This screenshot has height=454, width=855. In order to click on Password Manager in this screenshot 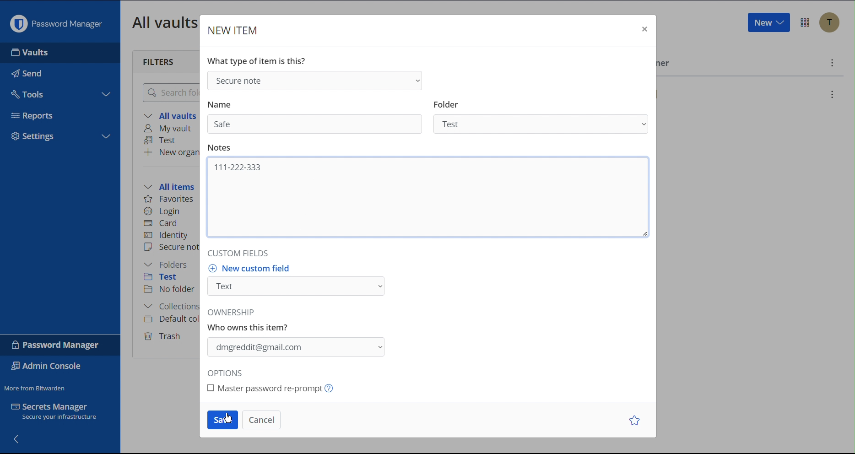, I will do `click(56, 22)`.